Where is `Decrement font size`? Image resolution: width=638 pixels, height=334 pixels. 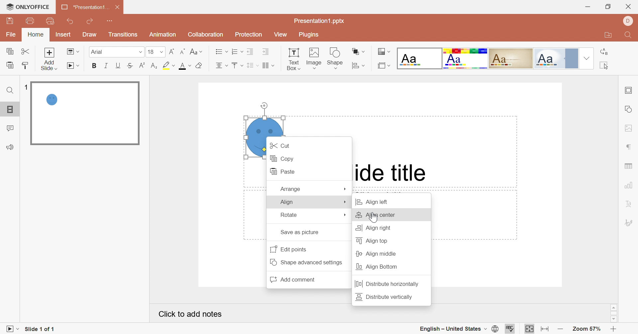 Decrement font size is located at coordinates (182, 50).